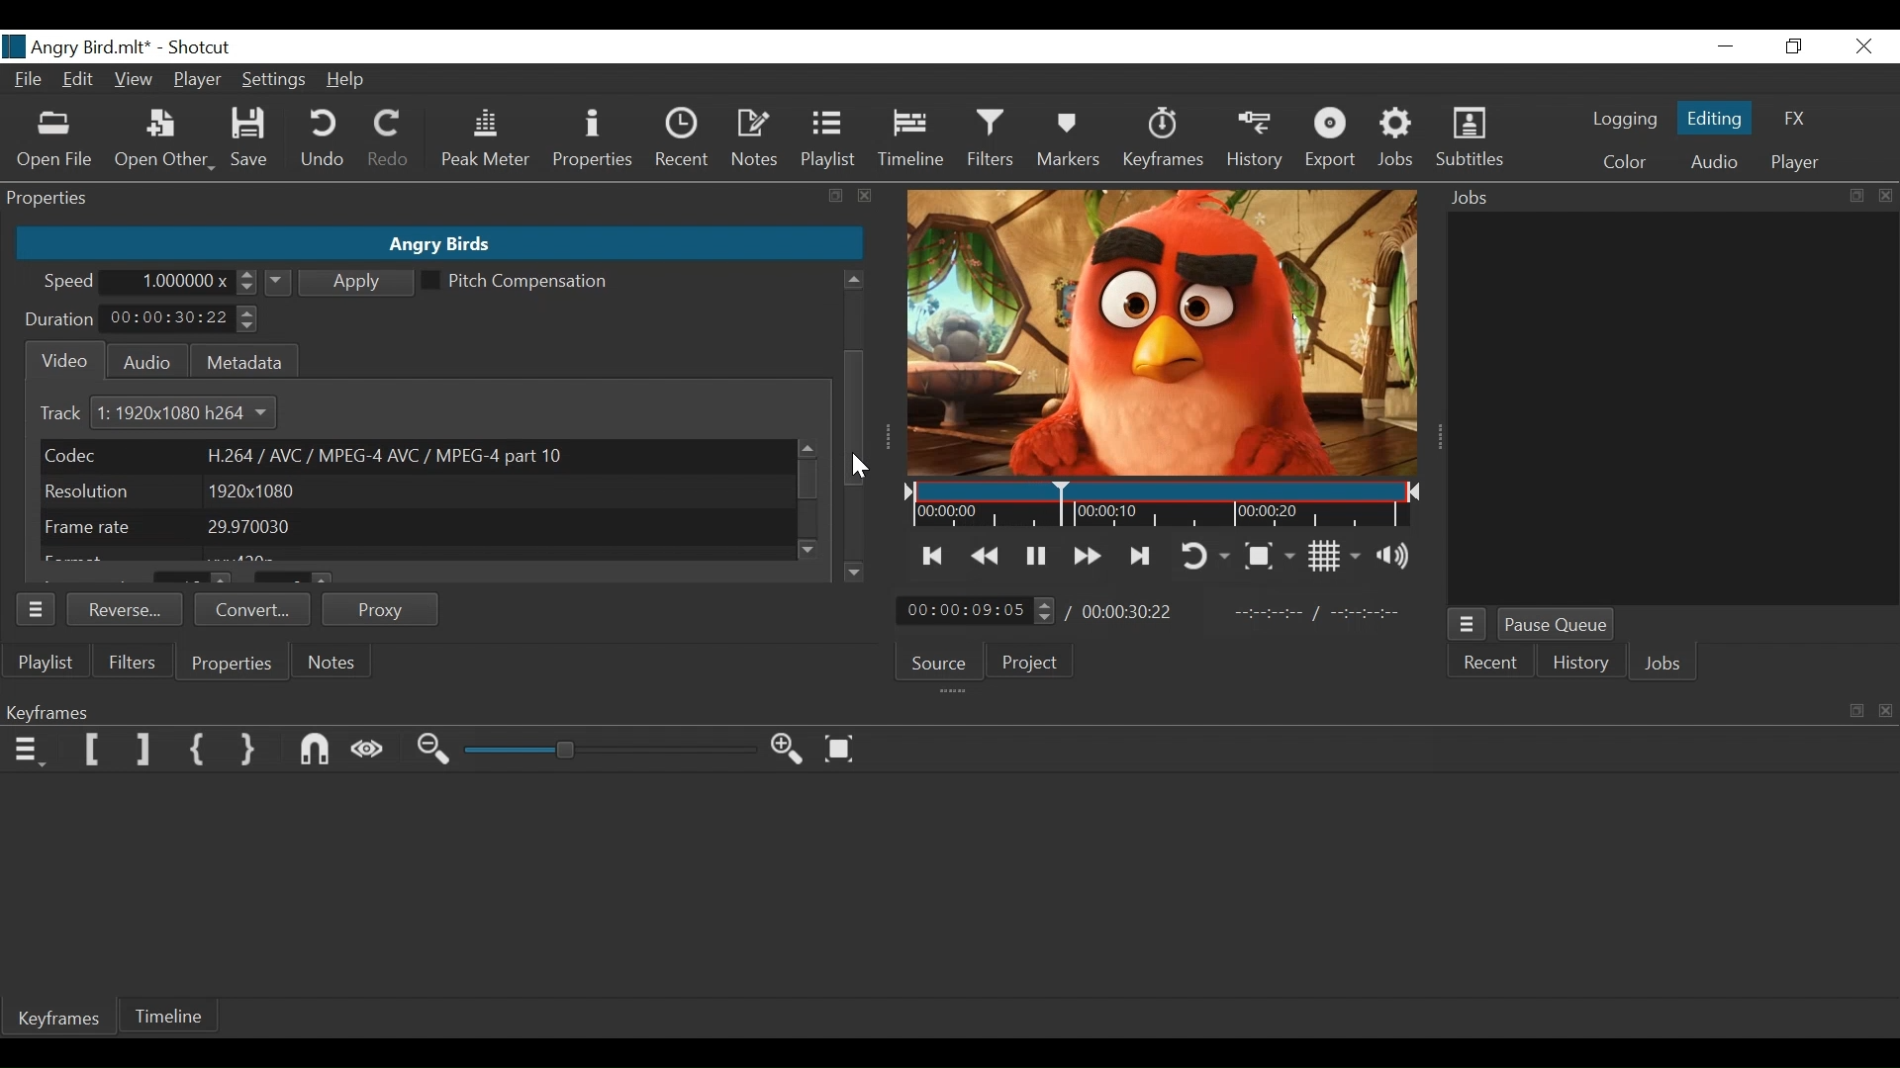  Describe the element at coordinates (933, 557) in the screenshot. I see `Skip to the previous point` at that location.